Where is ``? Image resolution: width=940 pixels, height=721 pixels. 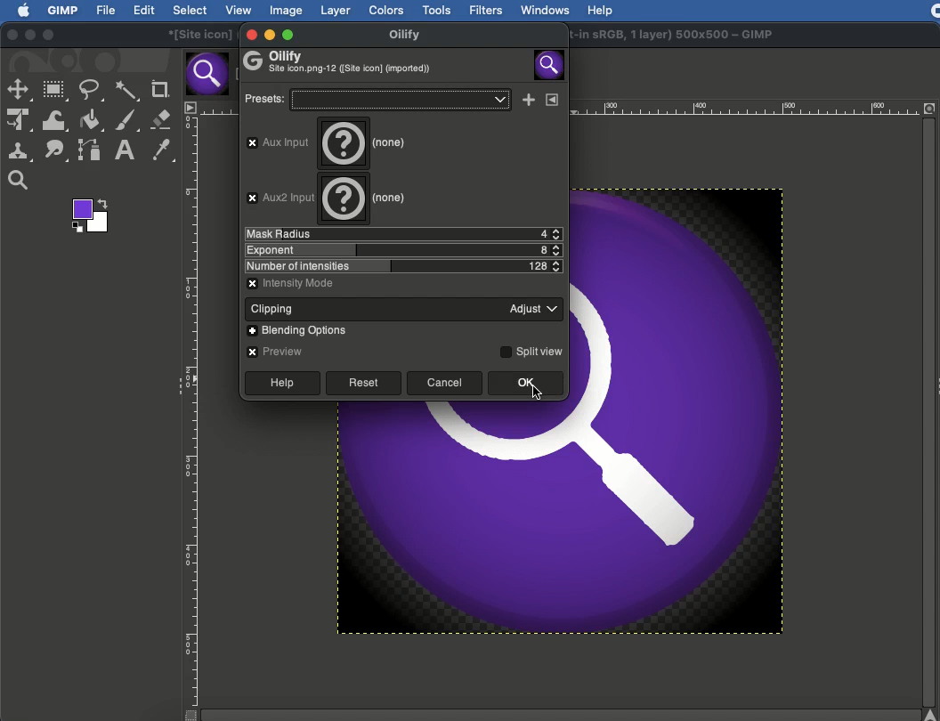
 is located at coordinates (191, 411).